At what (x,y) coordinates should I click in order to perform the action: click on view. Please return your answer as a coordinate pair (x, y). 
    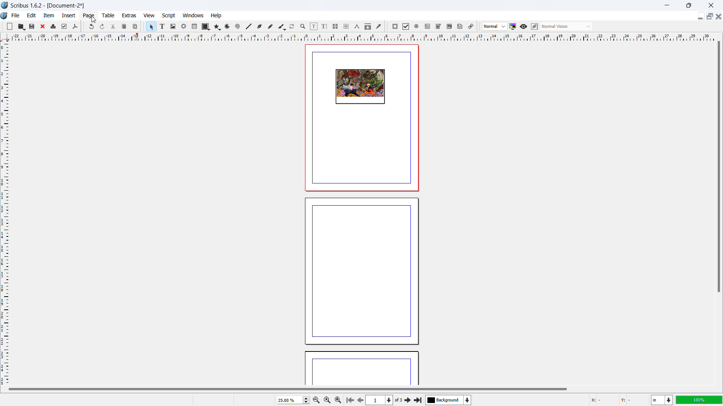
    Looking at the image, I should click on (149, 16).